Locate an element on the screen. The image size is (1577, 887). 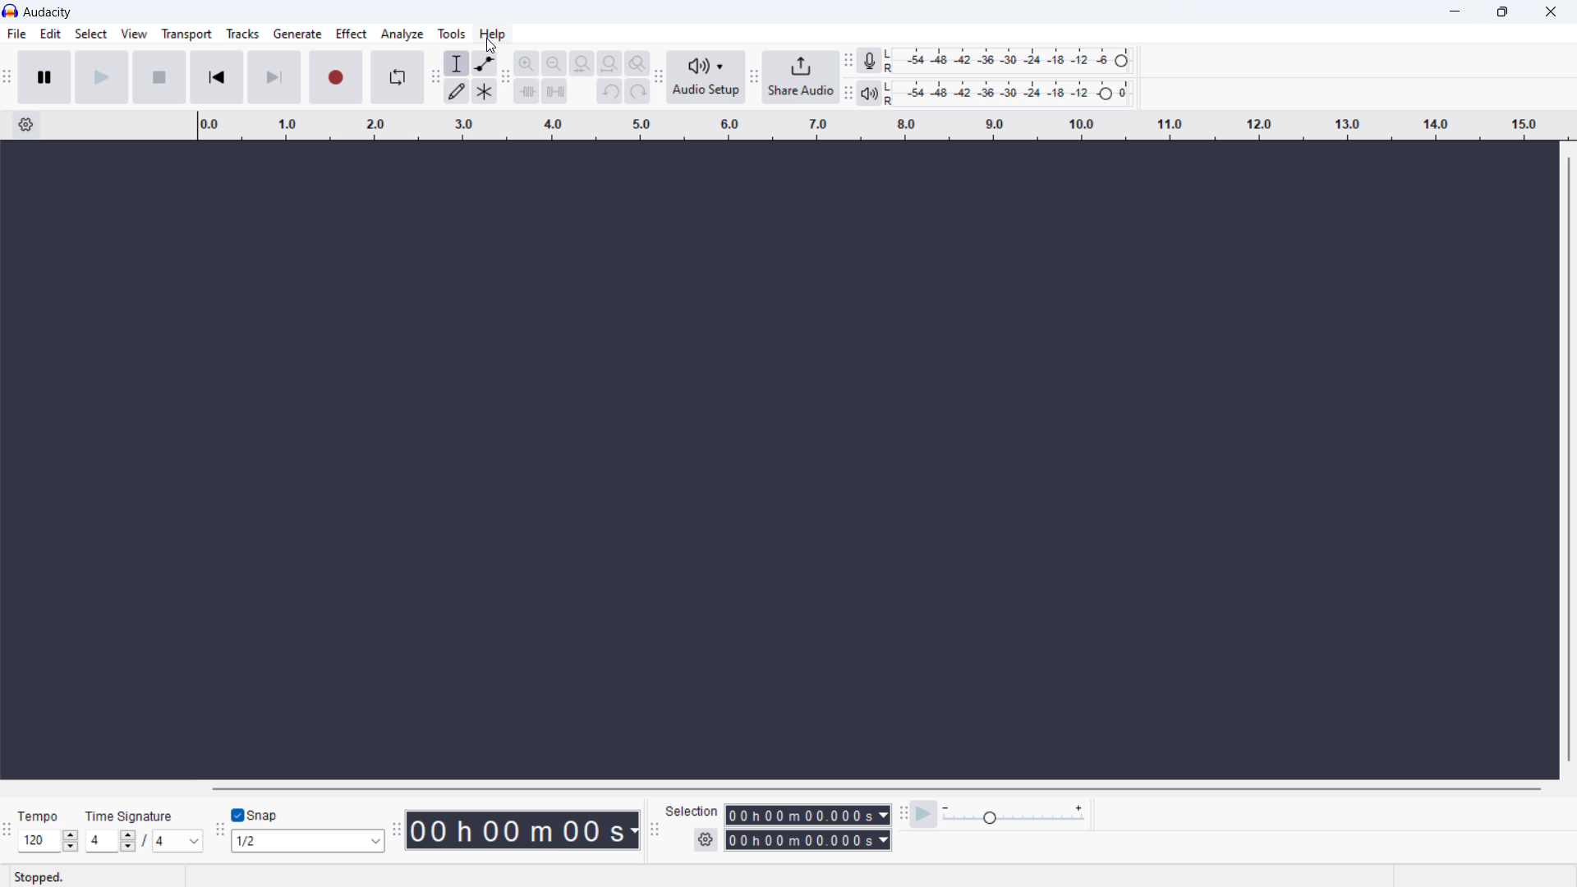
skip to last is located at coordinates (274, 77).